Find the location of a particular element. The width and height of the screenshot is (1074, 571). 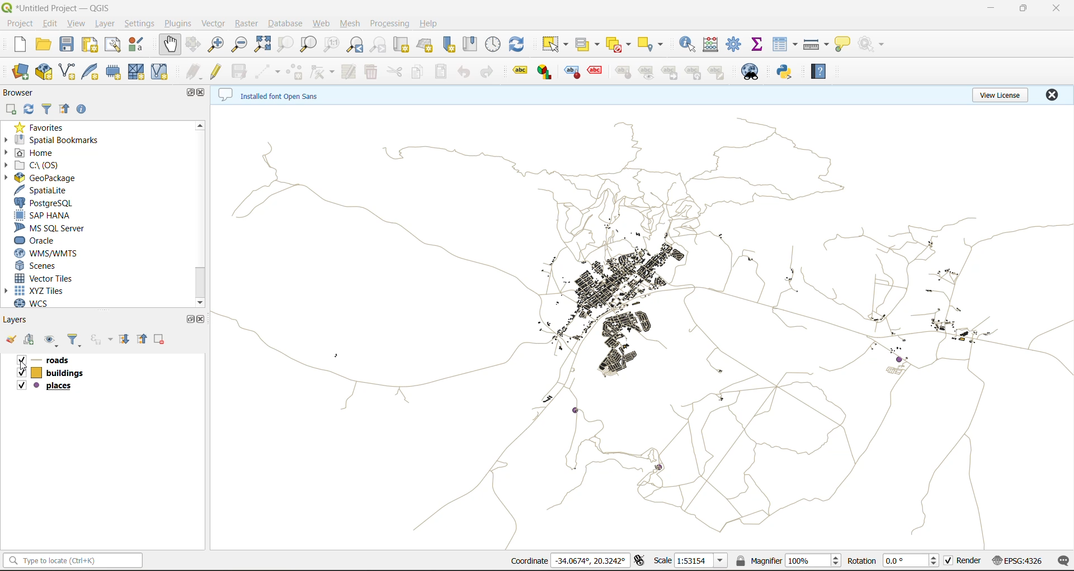

deselect value is located at coordinates (616, 46).